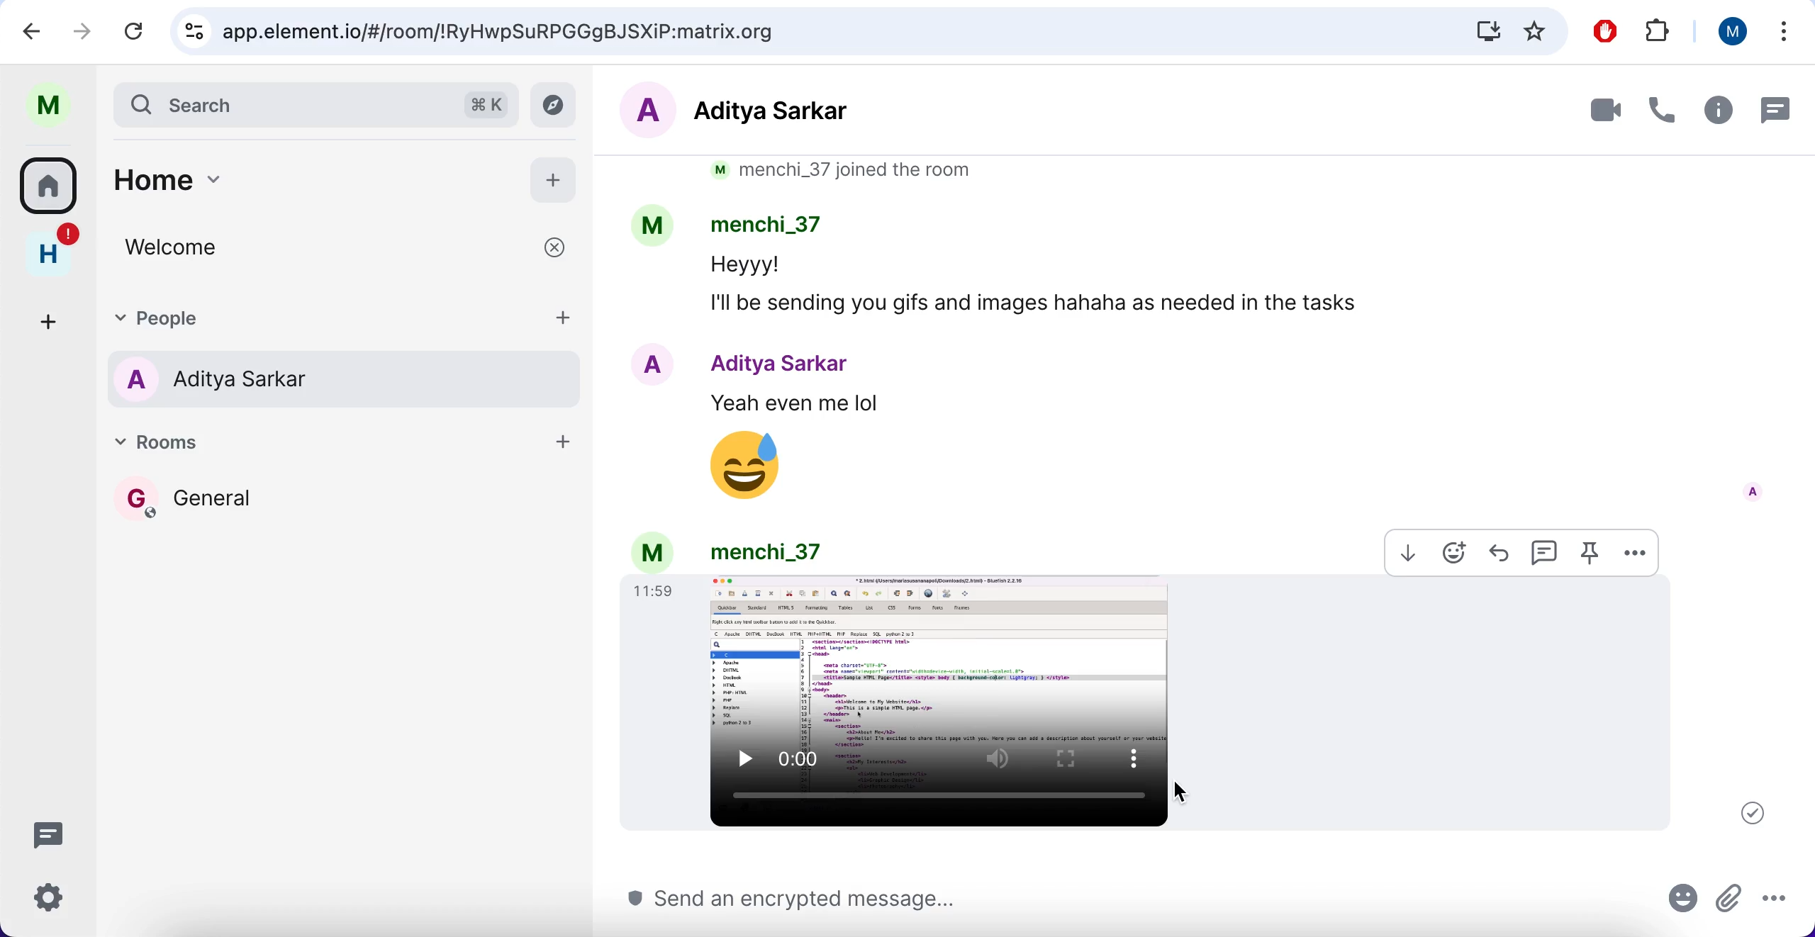 This screenshot has width=1815, height=937. Describe the element at coordinates (1154, 706) in the screenshot. I see `image` at that location.